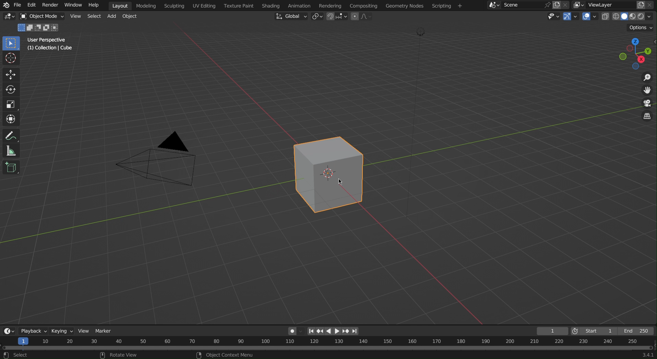 This screenshot has height=359, width=657. What do you see at coordinates (12, 134) in the screenshot?
I see `Annotate` at bounding box center [12, 134].